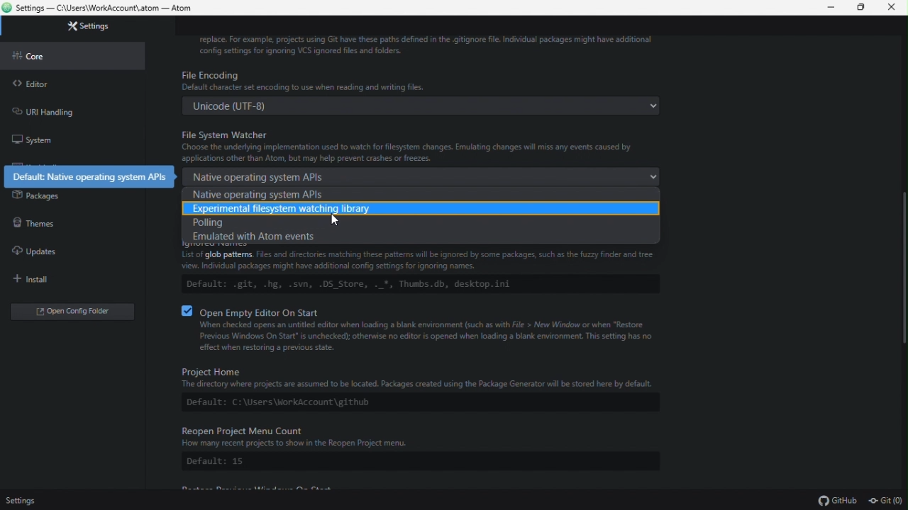 This screenshot has width=908, height=510. Describe the element at coordinates (831, 7) in the screenshot. I see `Minimize` at that location.